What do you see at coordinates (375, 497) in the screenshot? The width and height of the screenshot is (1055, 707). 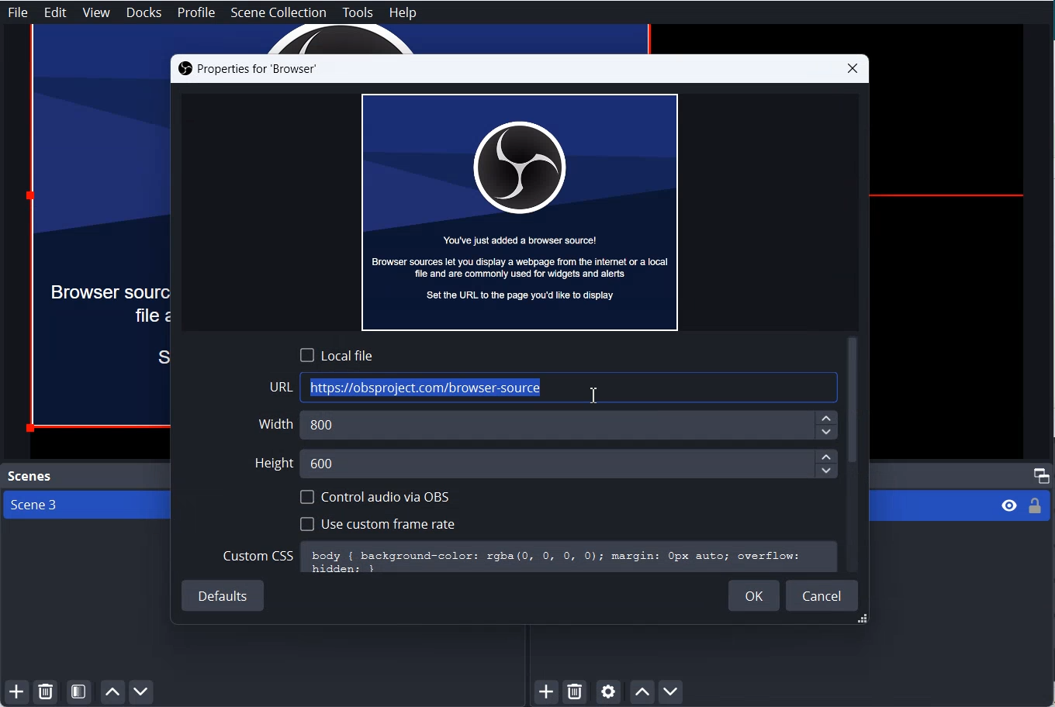 I see `(un)check Control audio via OBS` at bounding box center [375, 497].